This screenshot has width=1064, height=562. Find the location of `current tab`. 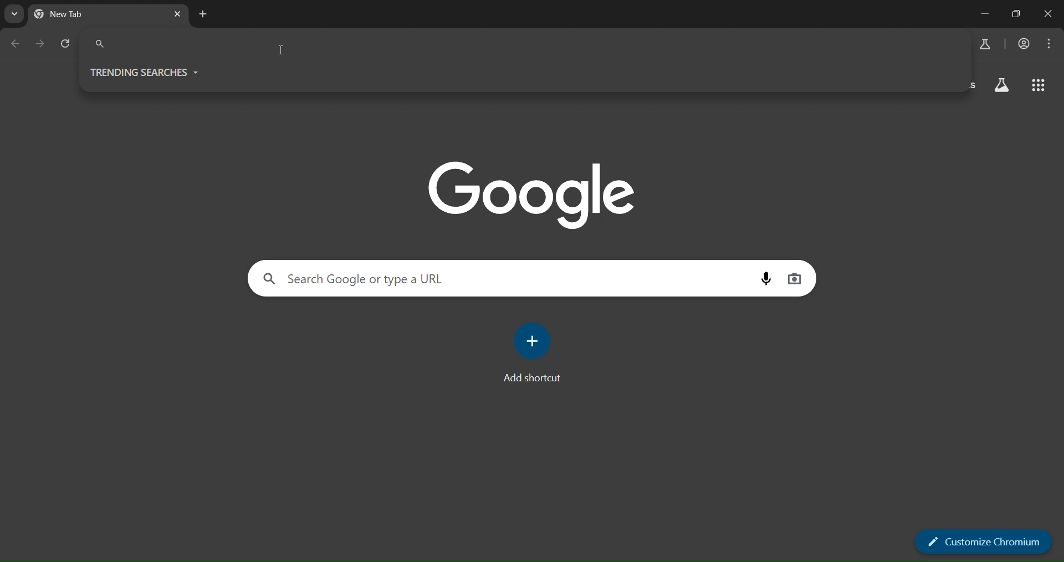

current tab is located at coordinates (80, 14).